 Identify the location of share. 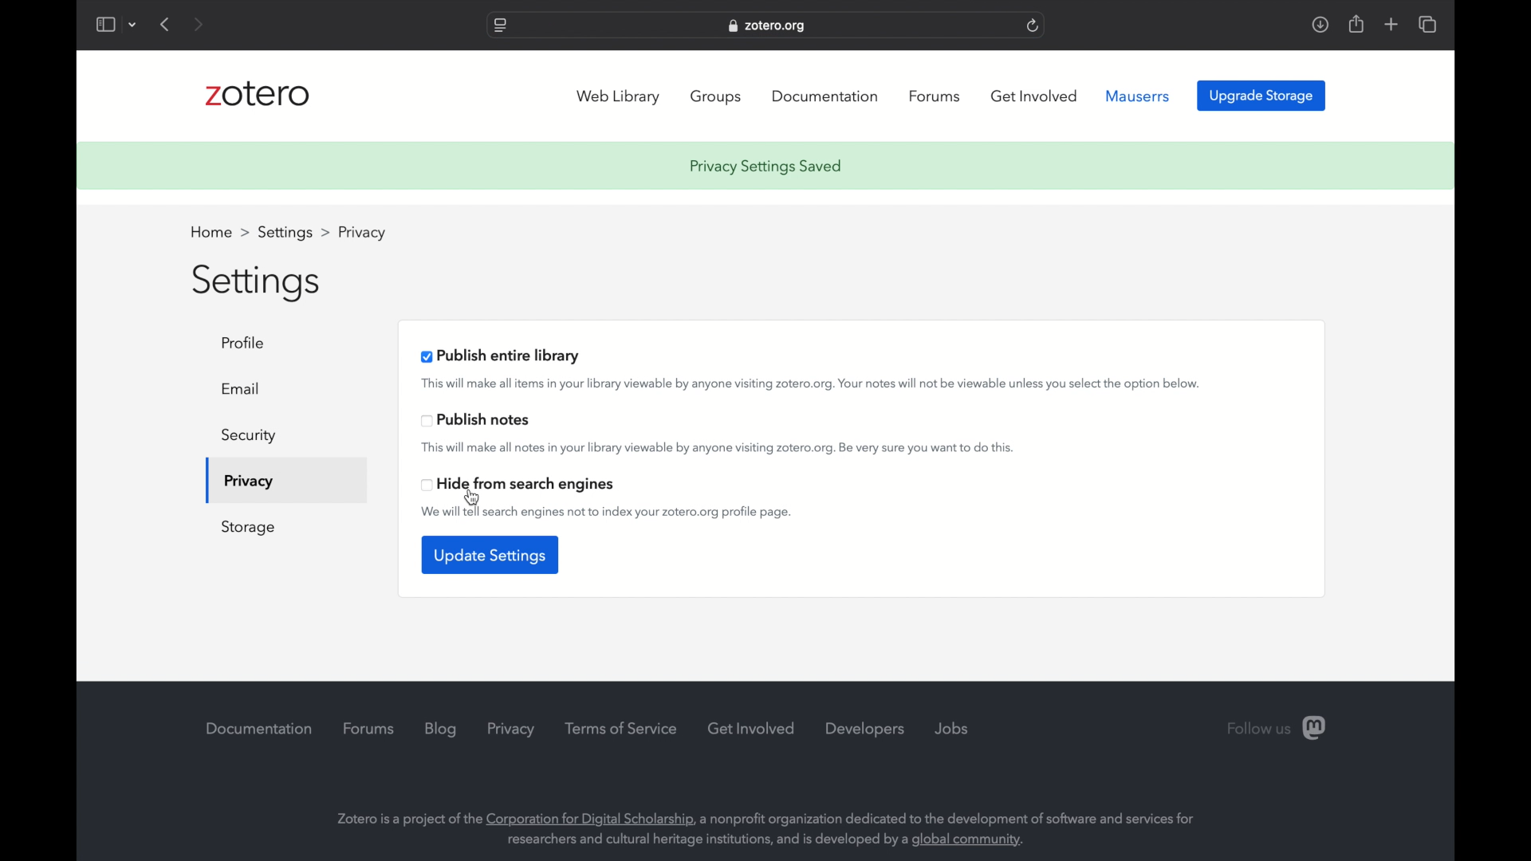
(1357, 23).